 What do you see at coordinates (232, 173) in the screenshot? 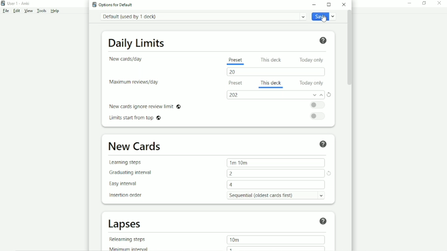
I see `2` at bounding box center [232, 173].